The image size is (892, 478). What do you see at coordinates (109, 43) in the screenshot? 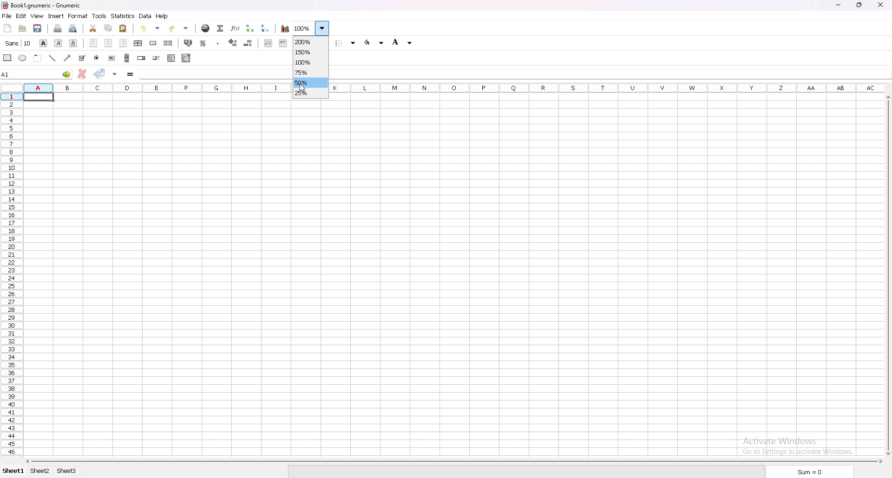
I see `center` at bounding box center [109, 43].